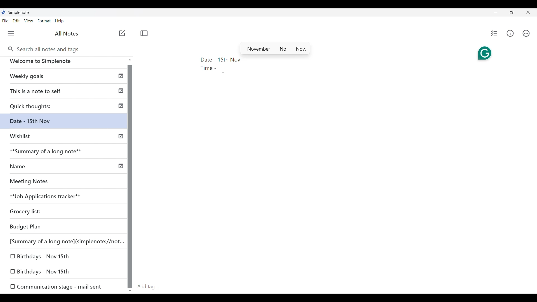 Image resolution: width=537 pixels, height=302 pixels. I want to click on Close interface, so click(528, 12).